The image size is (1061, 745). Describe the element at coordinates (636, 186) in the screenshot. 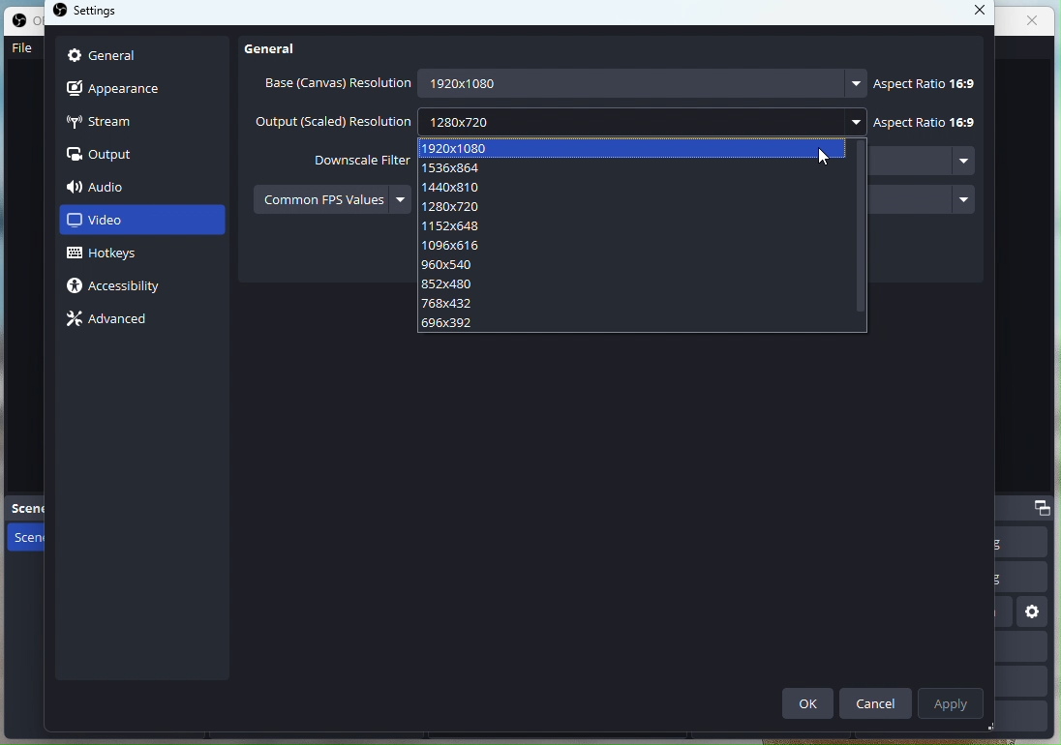

I see `1440x810` at that location.